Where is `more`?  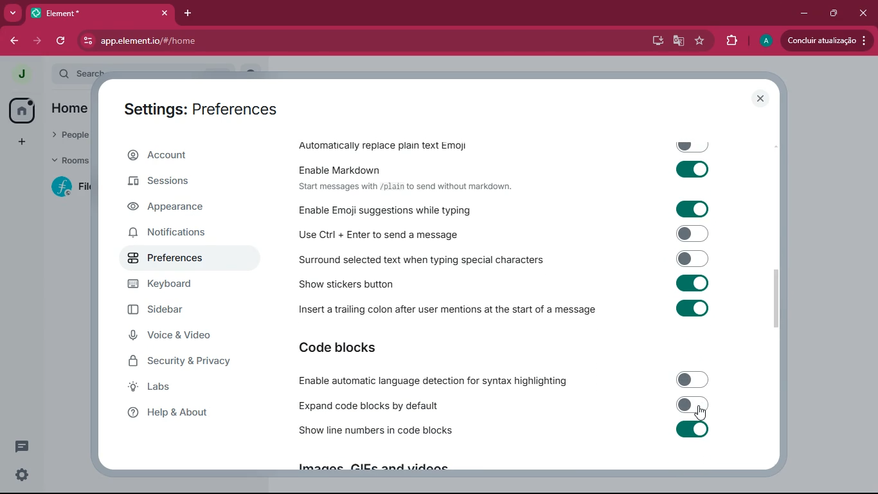
more is located at coordinates (13, 13).